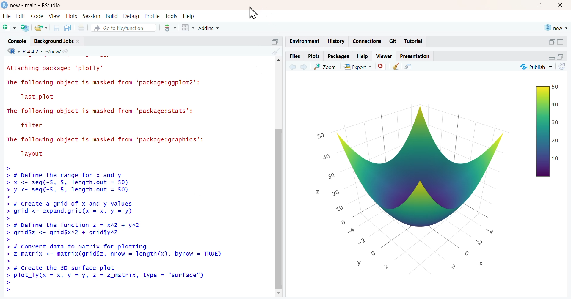 The width and height of the screenshot is (571, 299). I want to click on maximize, so click(274, 41).